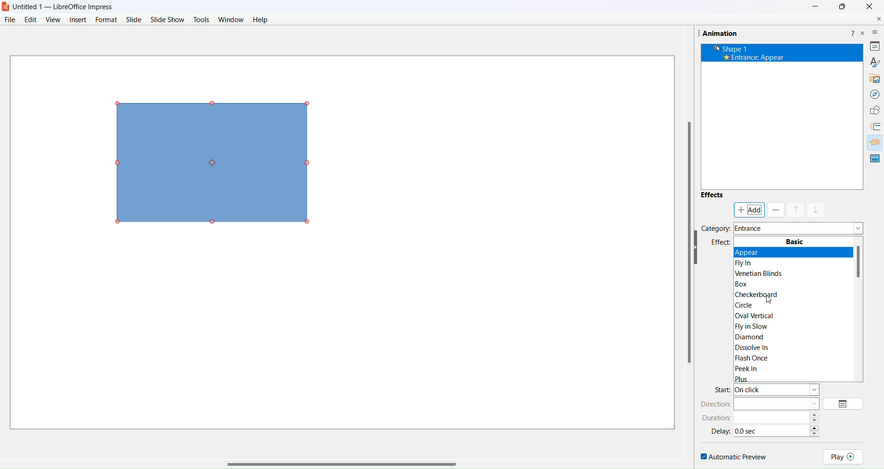  I want to click on Animation, so click(724, 33).